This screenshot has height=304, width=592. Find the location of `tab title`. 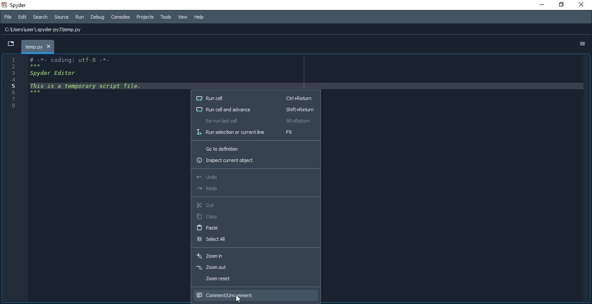

tab title is located at coordinates (38, 46).